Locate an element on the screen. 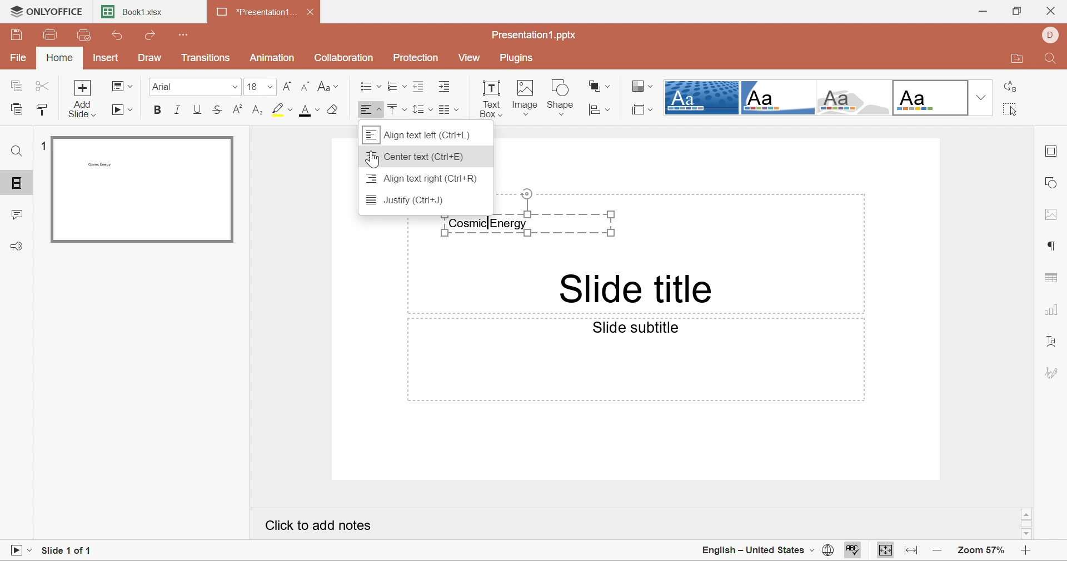 This screenshot has height=561, width=1067. Set document language is located at coordinates (825, 551).